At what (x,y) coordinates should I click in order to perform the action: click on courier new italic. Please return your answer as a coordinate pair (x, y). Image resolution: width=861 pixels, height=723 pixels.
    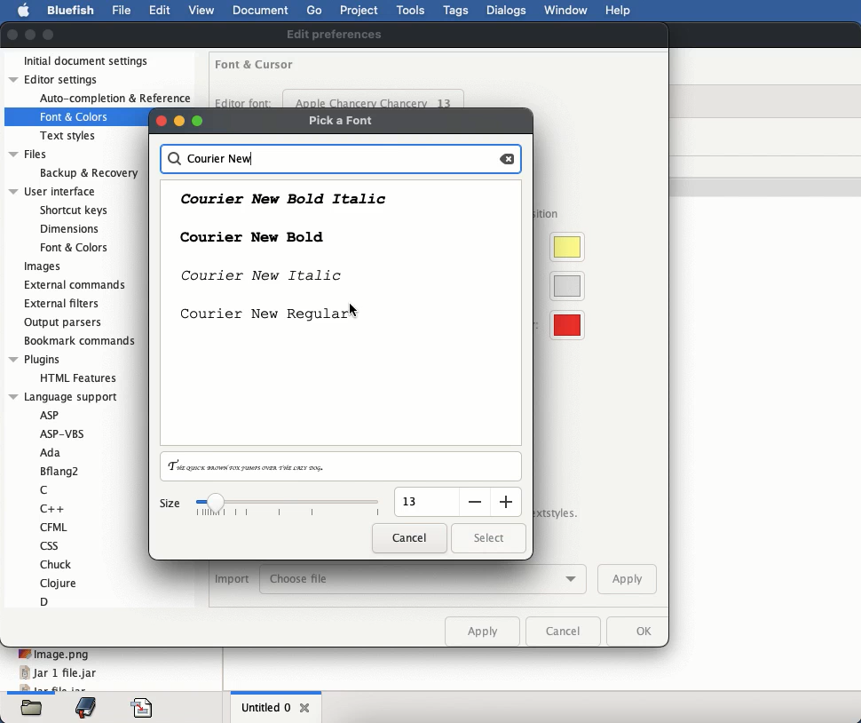
    Looking at the image, I should click on (270, 275).